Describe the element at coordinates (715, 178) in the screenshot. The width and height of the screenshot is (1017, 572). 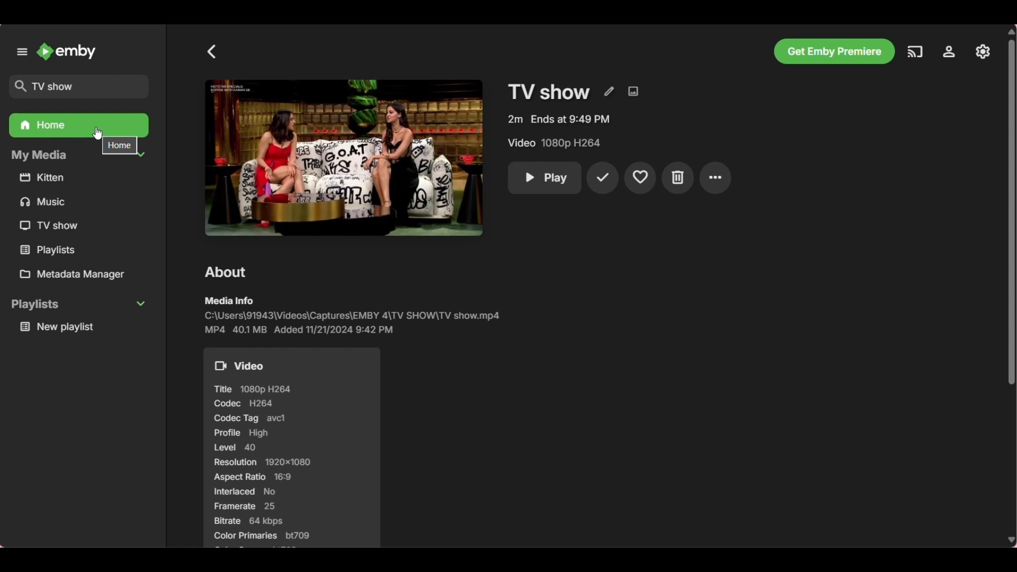
I see `More settings` at that location.